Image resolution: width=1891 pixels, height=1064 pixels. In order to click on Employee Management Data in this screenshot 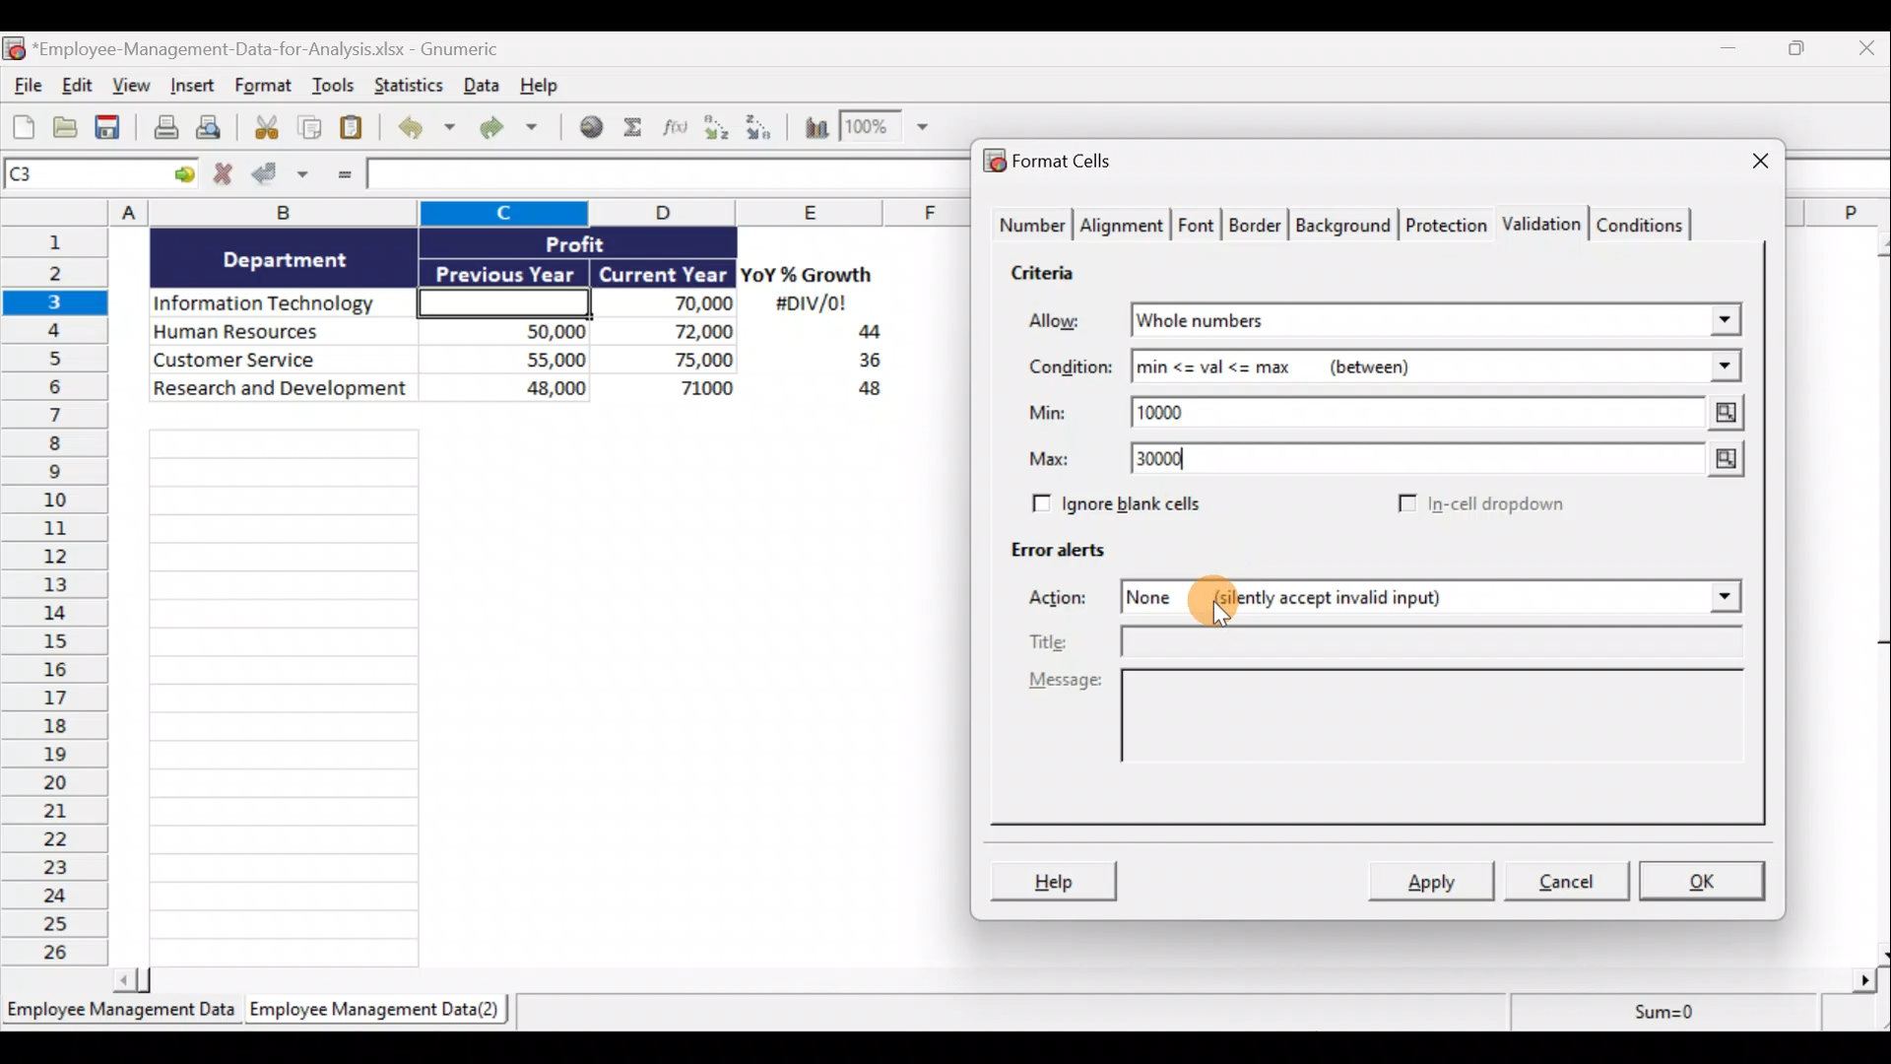, I will do `click(119, 1013)`.